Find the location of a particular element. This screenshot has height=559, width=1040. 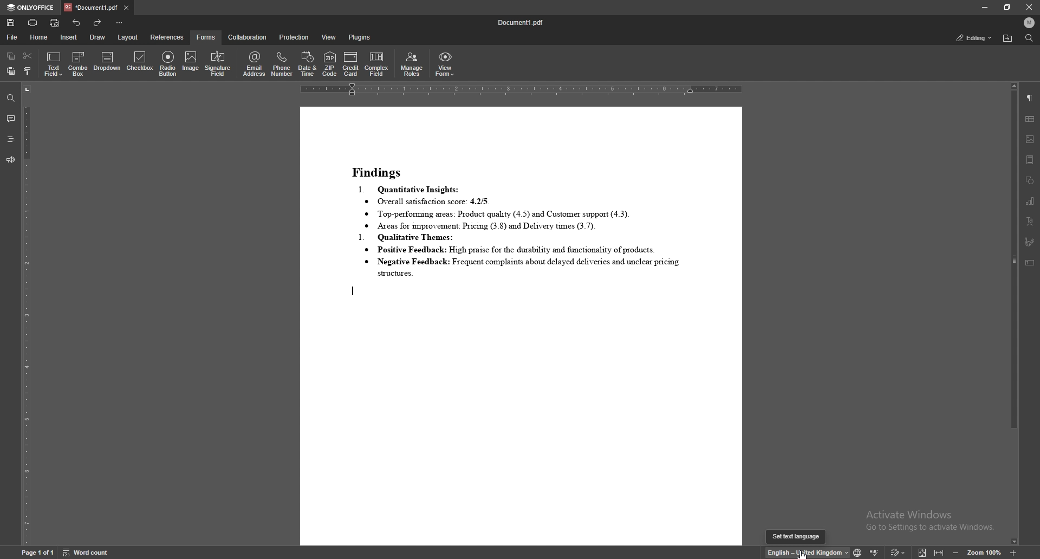

insert is located at coordinates (68, 37).